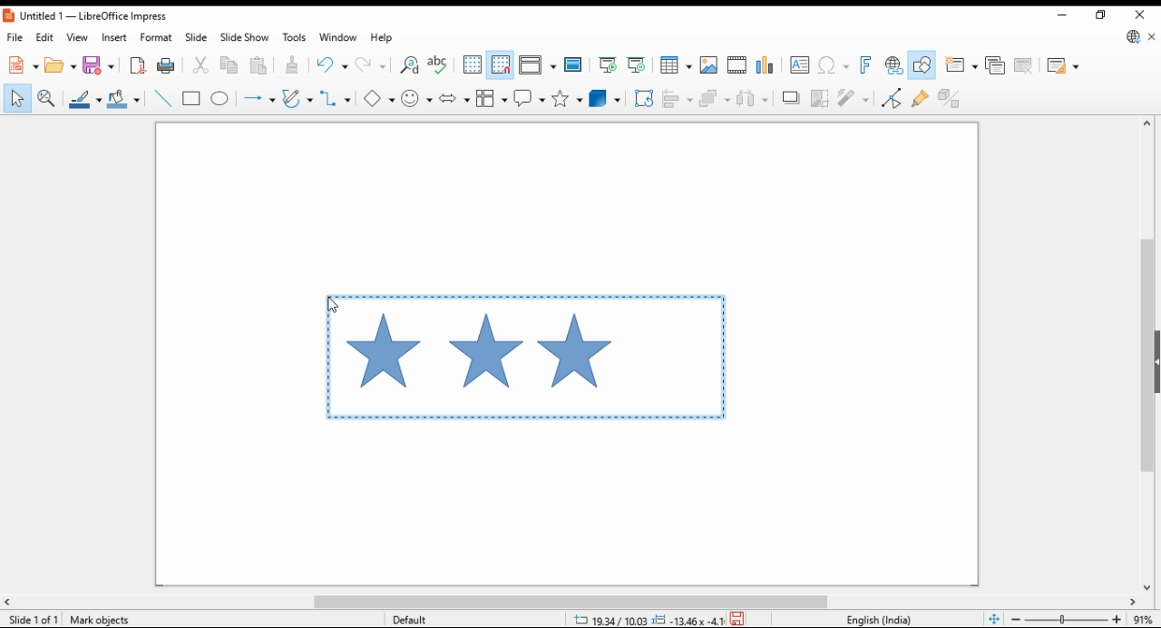 This screenshot has width=1161, height=628. Describe the element at coordinates (922, 97) in the screenshot. I see `show gluepoint functions` at that location.